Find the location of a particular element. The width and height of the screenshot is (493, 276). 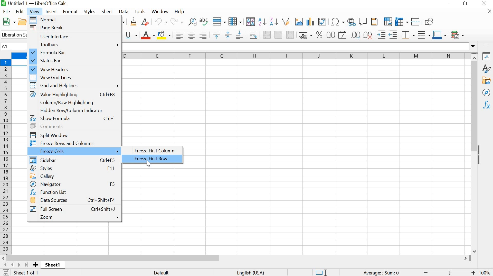

WRAP TEXT is located at coordinates (252, 34).